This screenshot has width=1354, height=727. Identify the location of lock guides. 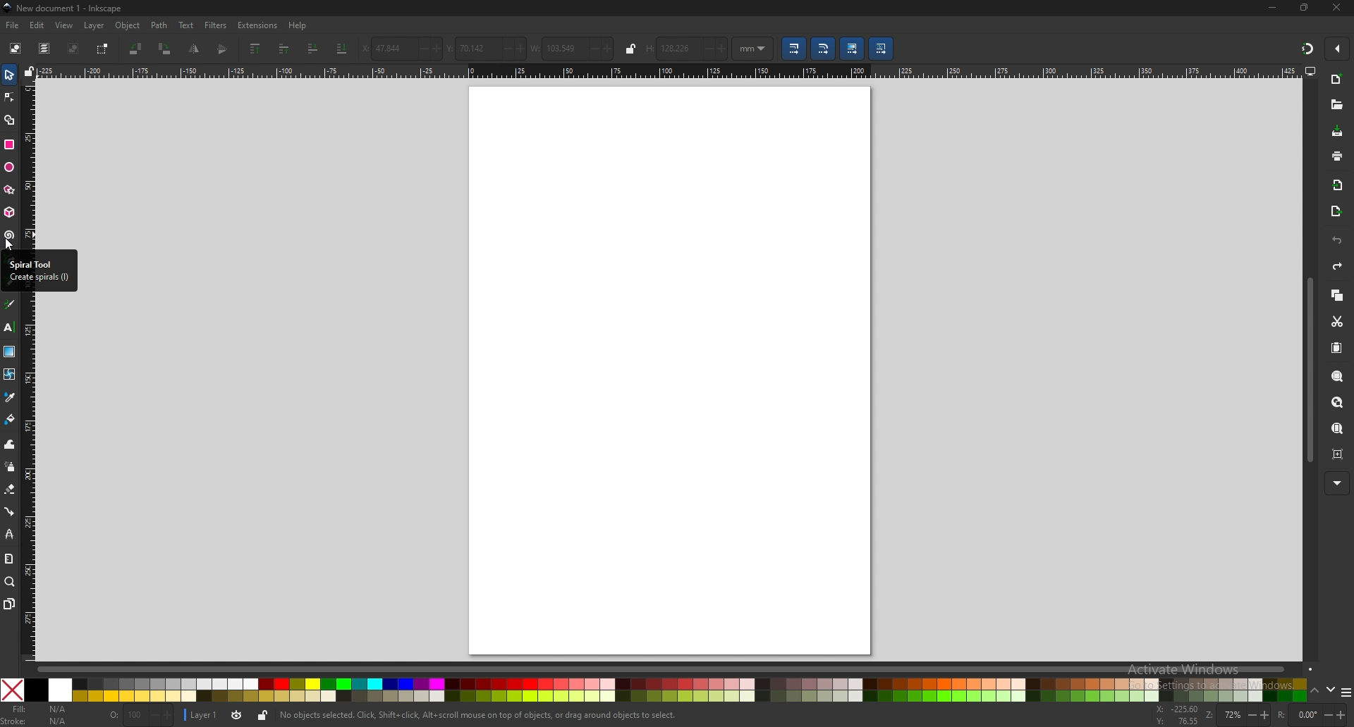
(30, 73).